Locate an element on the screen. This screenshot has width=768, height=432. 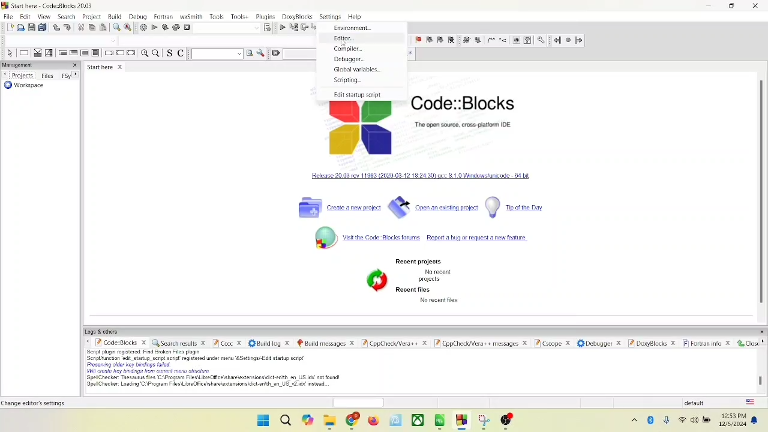
copy is located at coordinates (91, 27).